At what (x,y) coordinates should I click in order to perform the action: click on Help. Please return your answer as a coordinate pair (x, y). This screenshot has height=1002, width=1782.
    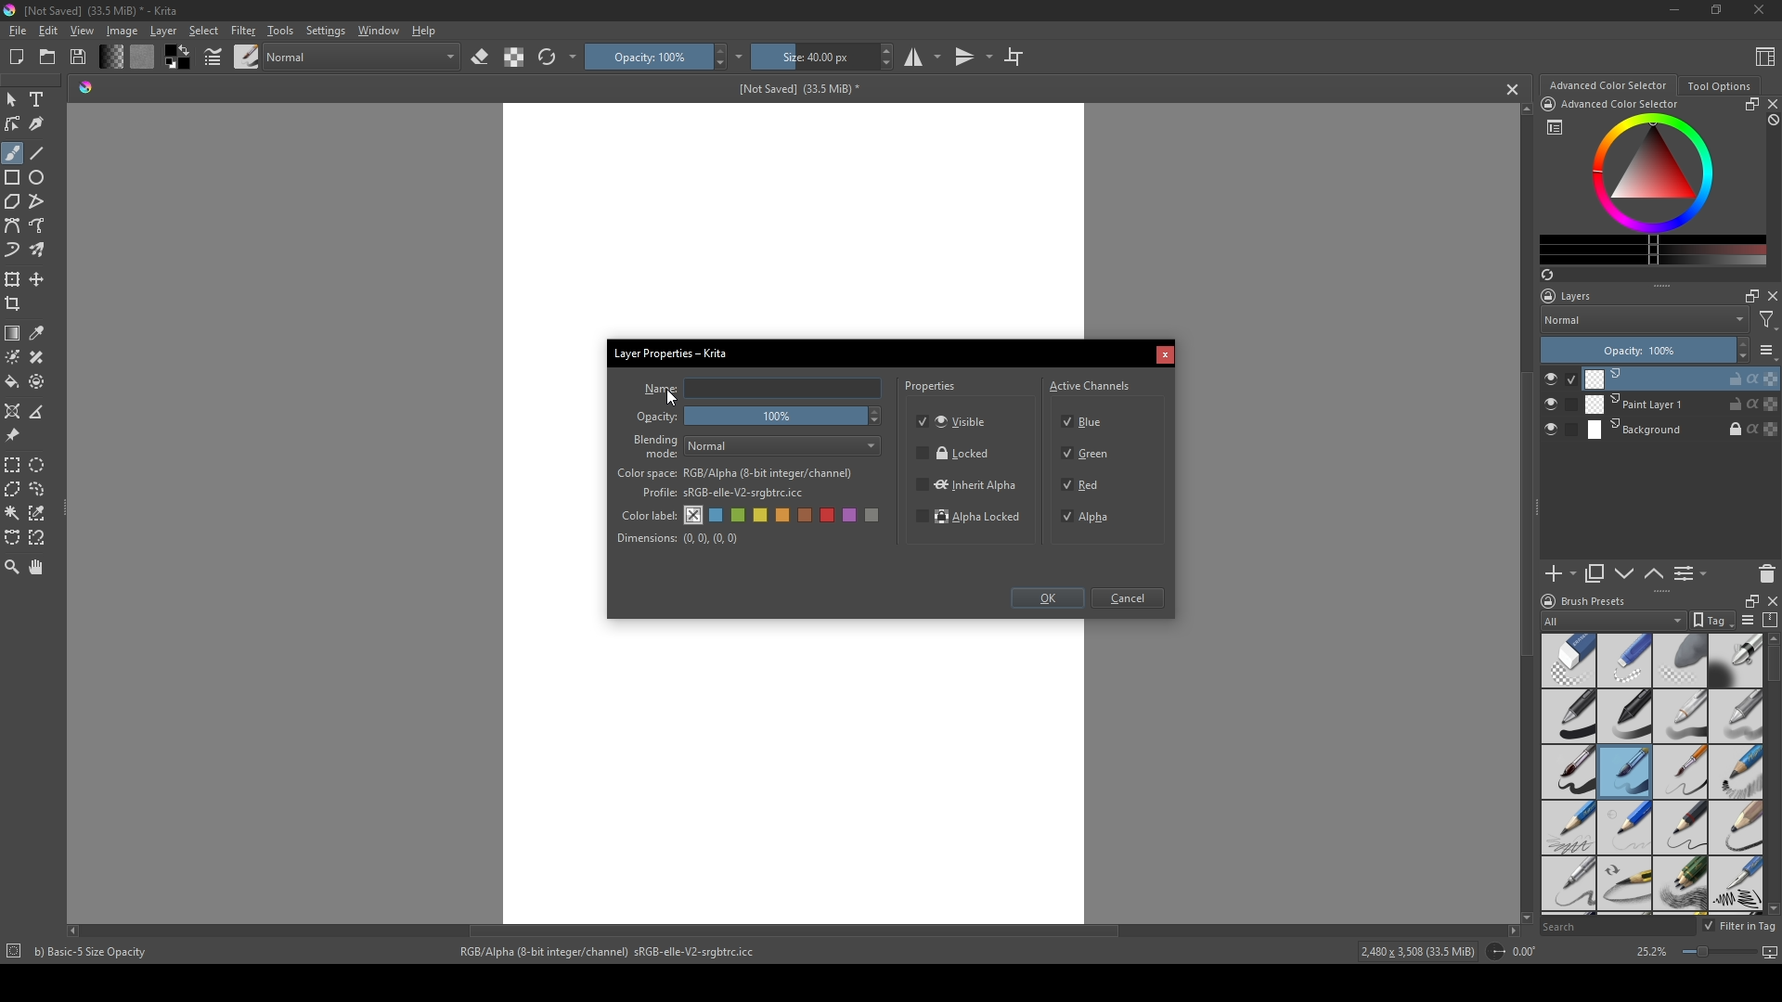
    Looking at the image, I should click on (425, 30).